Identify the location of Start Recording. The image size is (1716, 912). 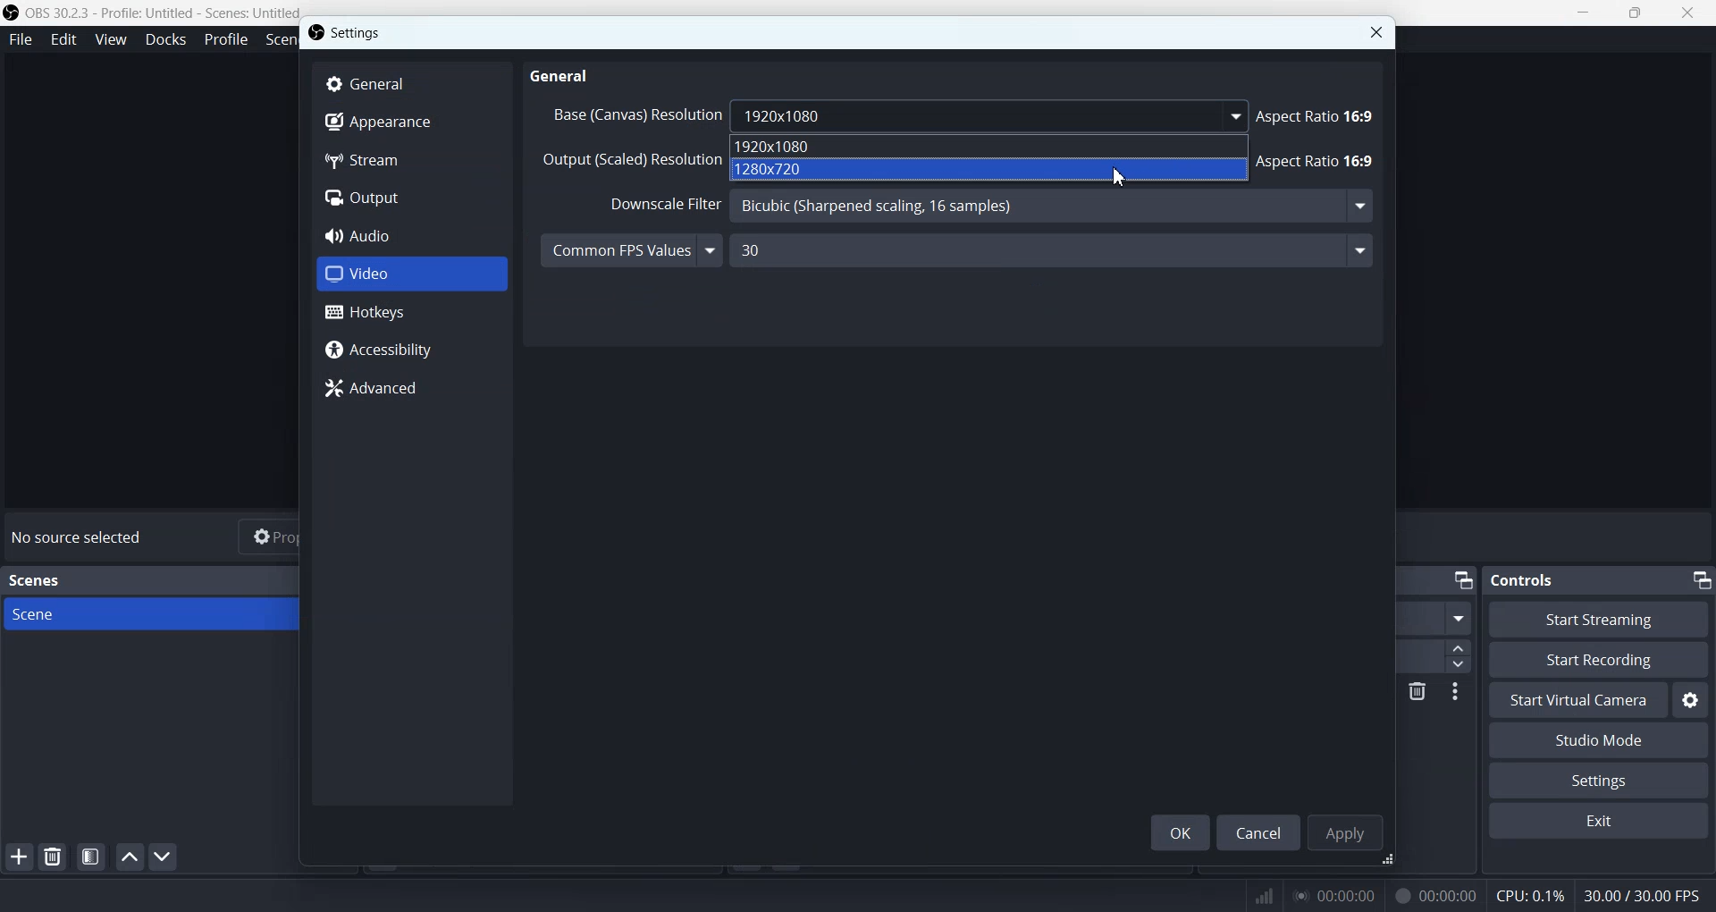
(1601, 660).